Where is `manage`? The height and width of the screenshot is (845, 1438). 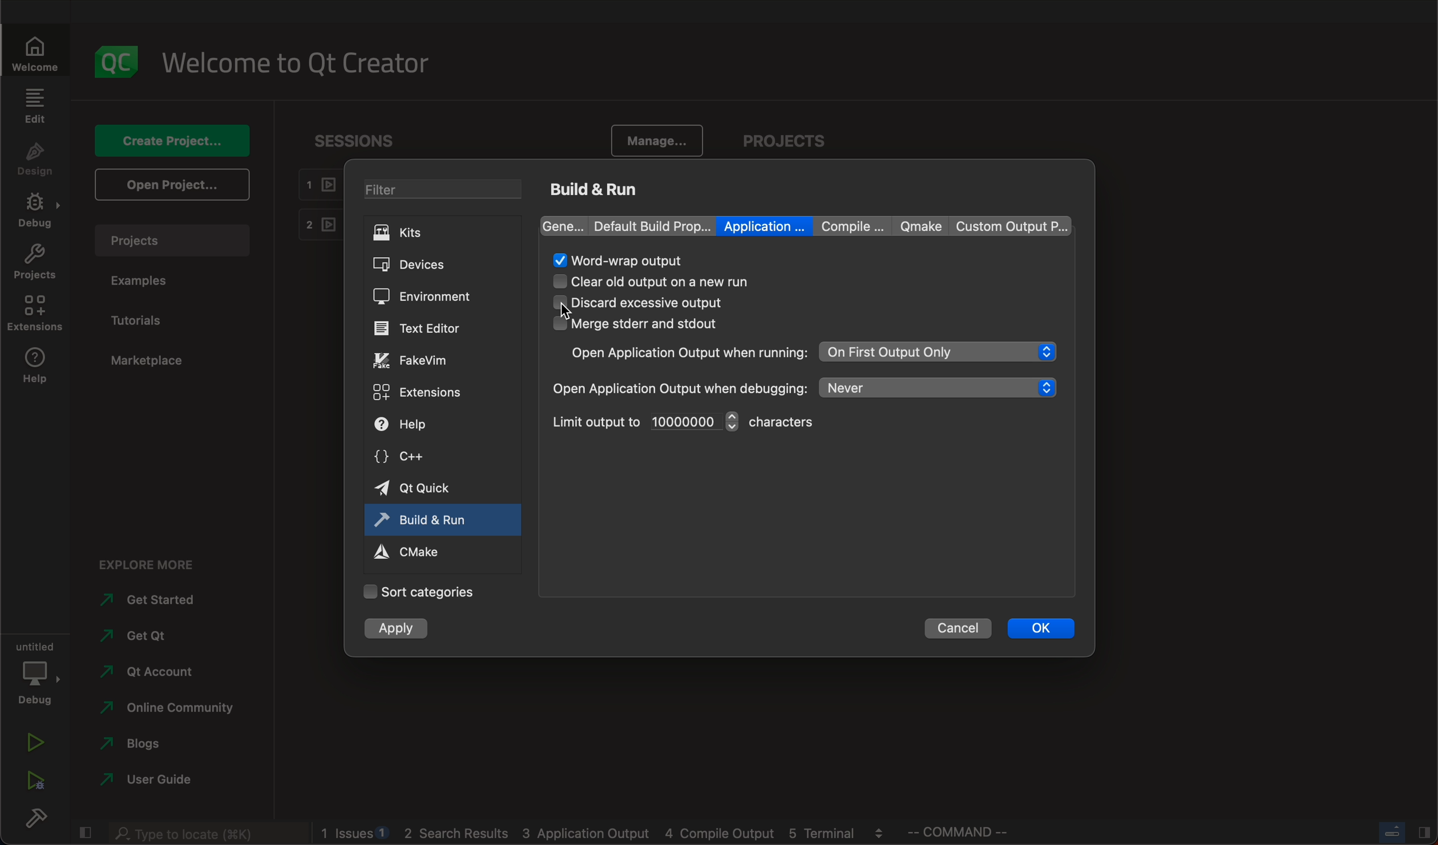 manage is located at coordinates (661, 139).